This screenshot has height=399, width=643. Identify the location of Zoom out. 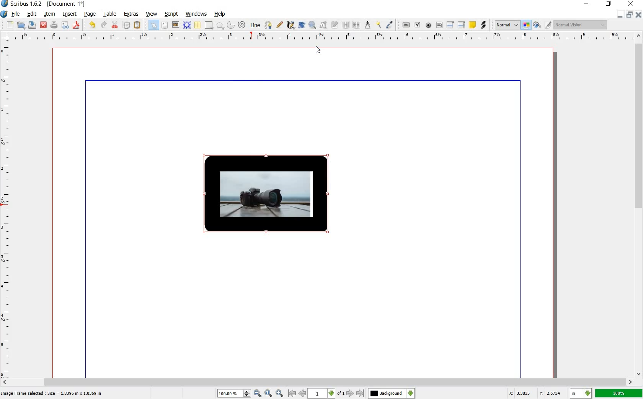
(281, 393).